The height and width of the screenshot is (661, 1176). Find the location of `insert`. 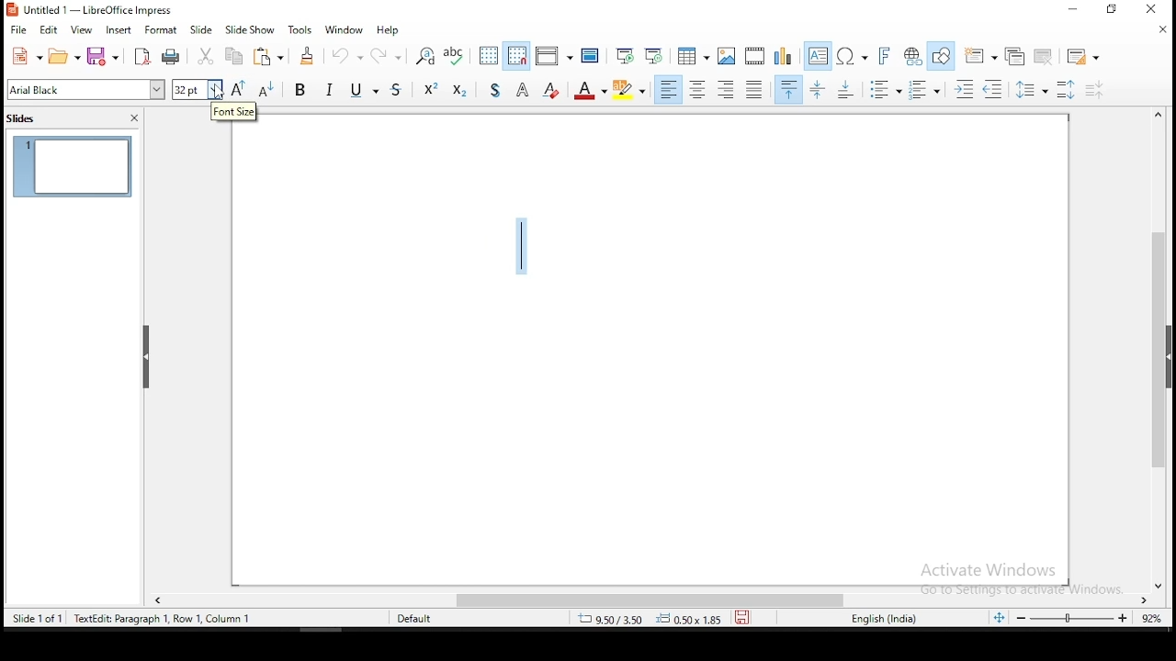

insert is located at coordinates (118, 31).